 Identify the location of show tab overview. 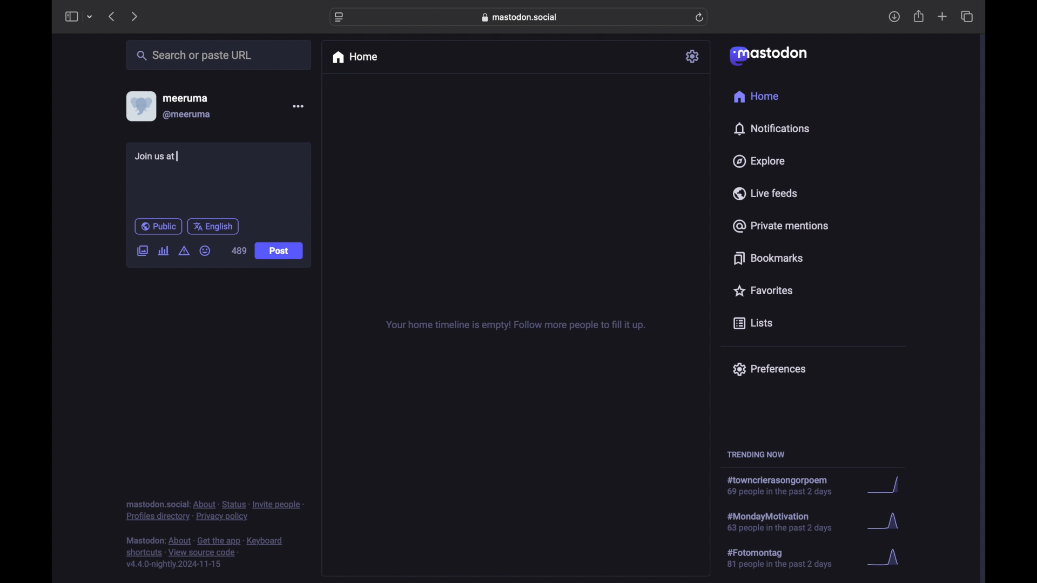
(967, 17).